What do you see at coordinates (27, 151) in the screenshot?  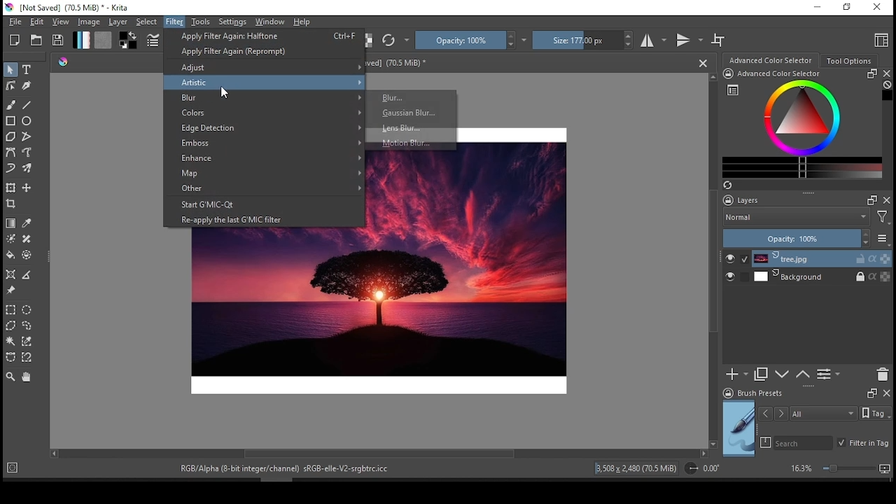 I see `freehand path tool` at bounding box center [27, 151].